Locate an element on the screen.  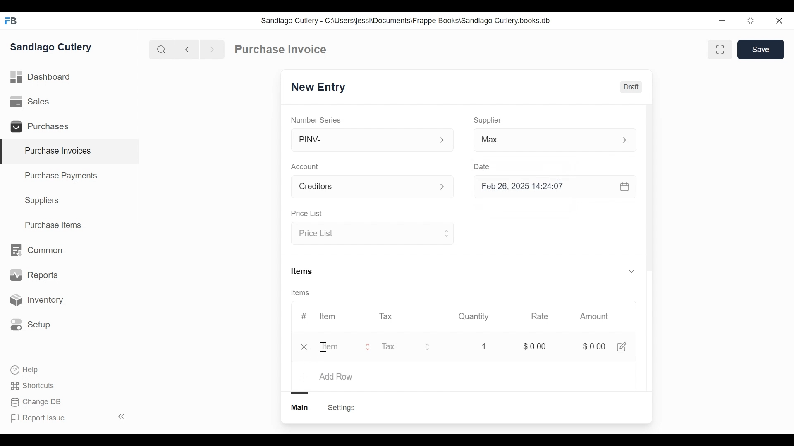
Naviagate back is located at coordinates (187, 49).